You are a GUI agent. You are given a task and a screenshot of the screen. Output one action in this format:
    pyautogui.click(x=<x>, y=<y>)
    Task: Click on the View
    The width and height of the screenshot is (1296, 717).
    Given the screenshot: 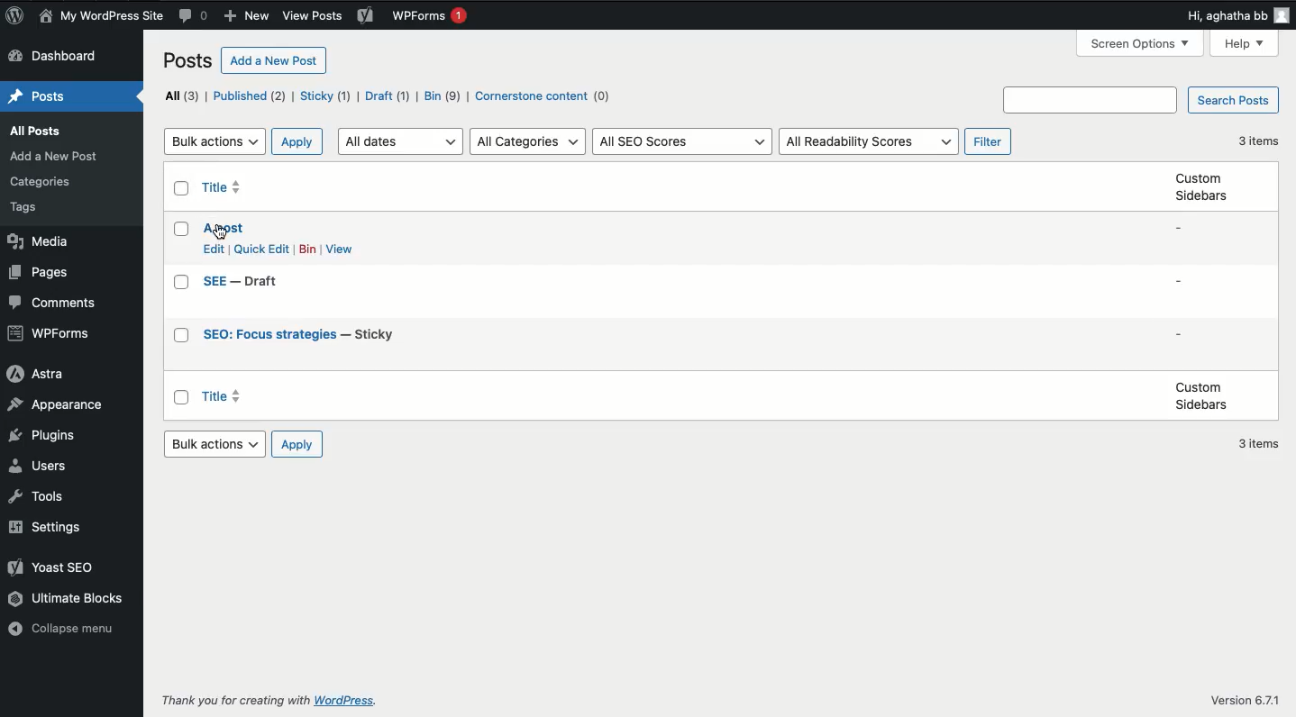 What is the action you would take?
    pyautogui.click(x=340, y=249)
    